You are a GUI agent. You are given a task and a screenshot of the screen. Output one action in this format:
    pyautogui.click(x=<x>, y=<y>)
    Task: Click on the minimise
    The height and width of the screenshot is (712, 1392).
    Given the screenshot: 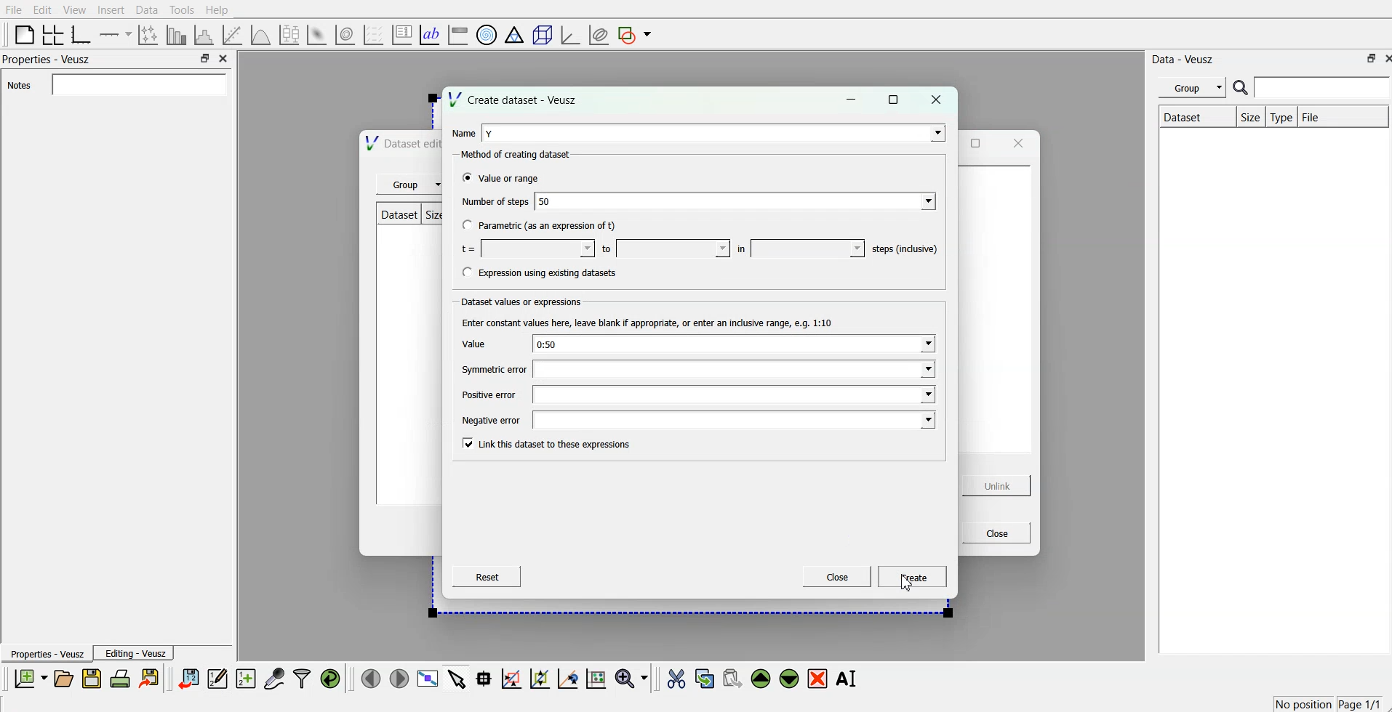 What is the action you would take?
    pyautogui.click(x=852, y=99)
    